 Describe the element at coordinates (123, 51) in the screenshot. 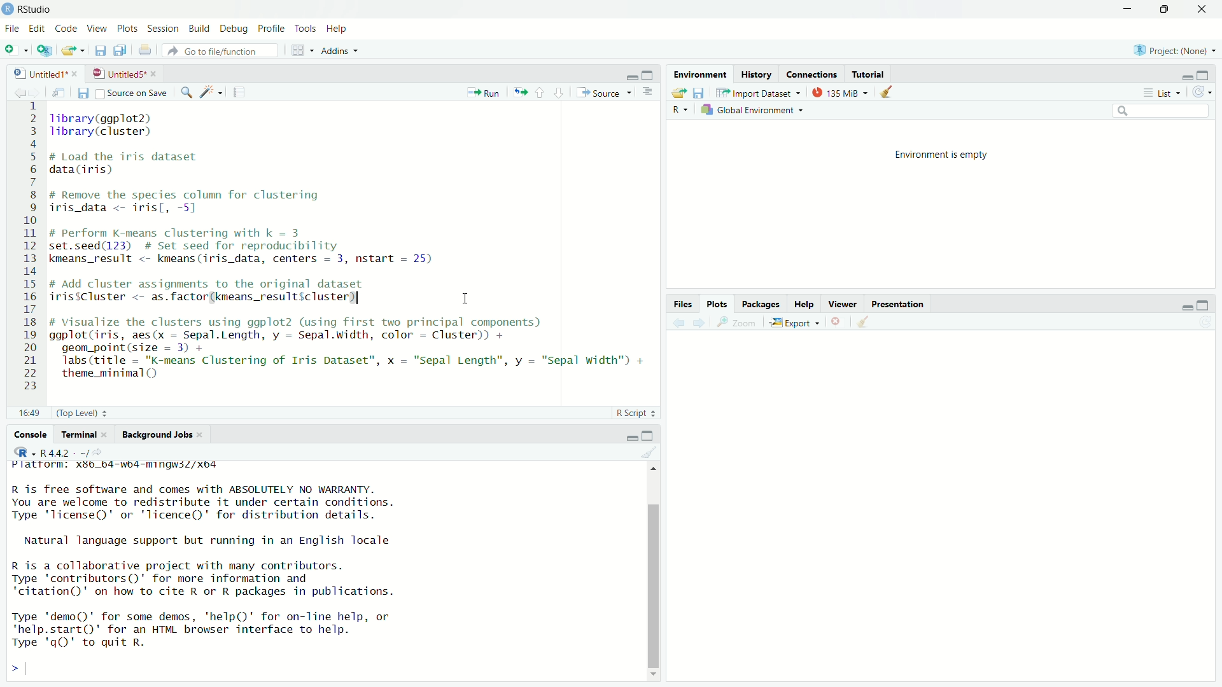

I see `save all open documents` at that location.